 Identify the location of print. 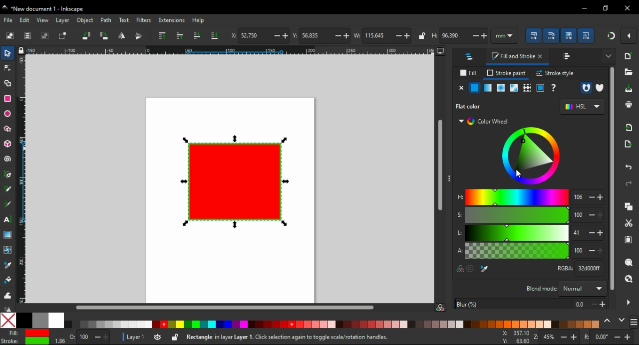
(629, 105).